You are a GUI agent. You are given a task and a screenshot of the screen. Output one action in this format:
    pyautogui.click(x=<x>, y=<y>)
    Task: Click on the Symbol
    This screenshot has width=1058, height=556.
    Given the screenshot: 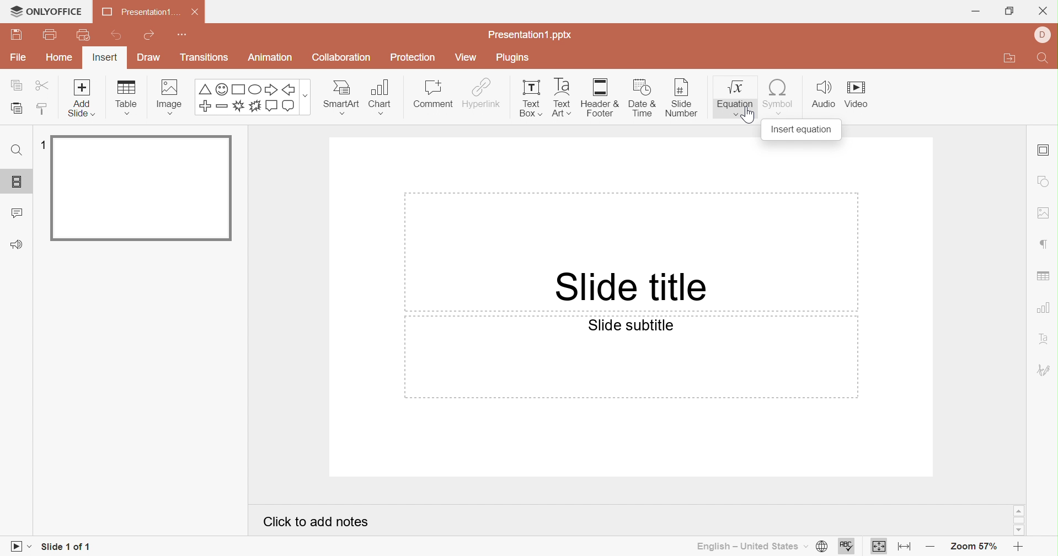 What is the action you would take?
    pyautogui.click(x=779, y=92)
    